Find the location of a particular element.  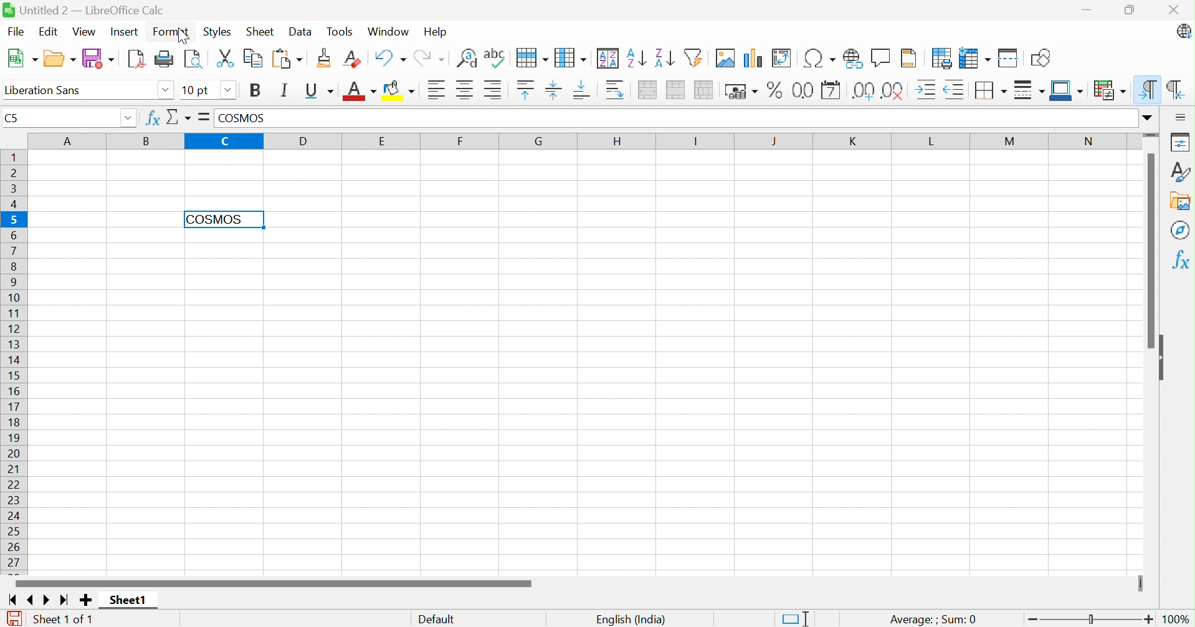

Right-To-Left is located at coordinates (1178, 91).